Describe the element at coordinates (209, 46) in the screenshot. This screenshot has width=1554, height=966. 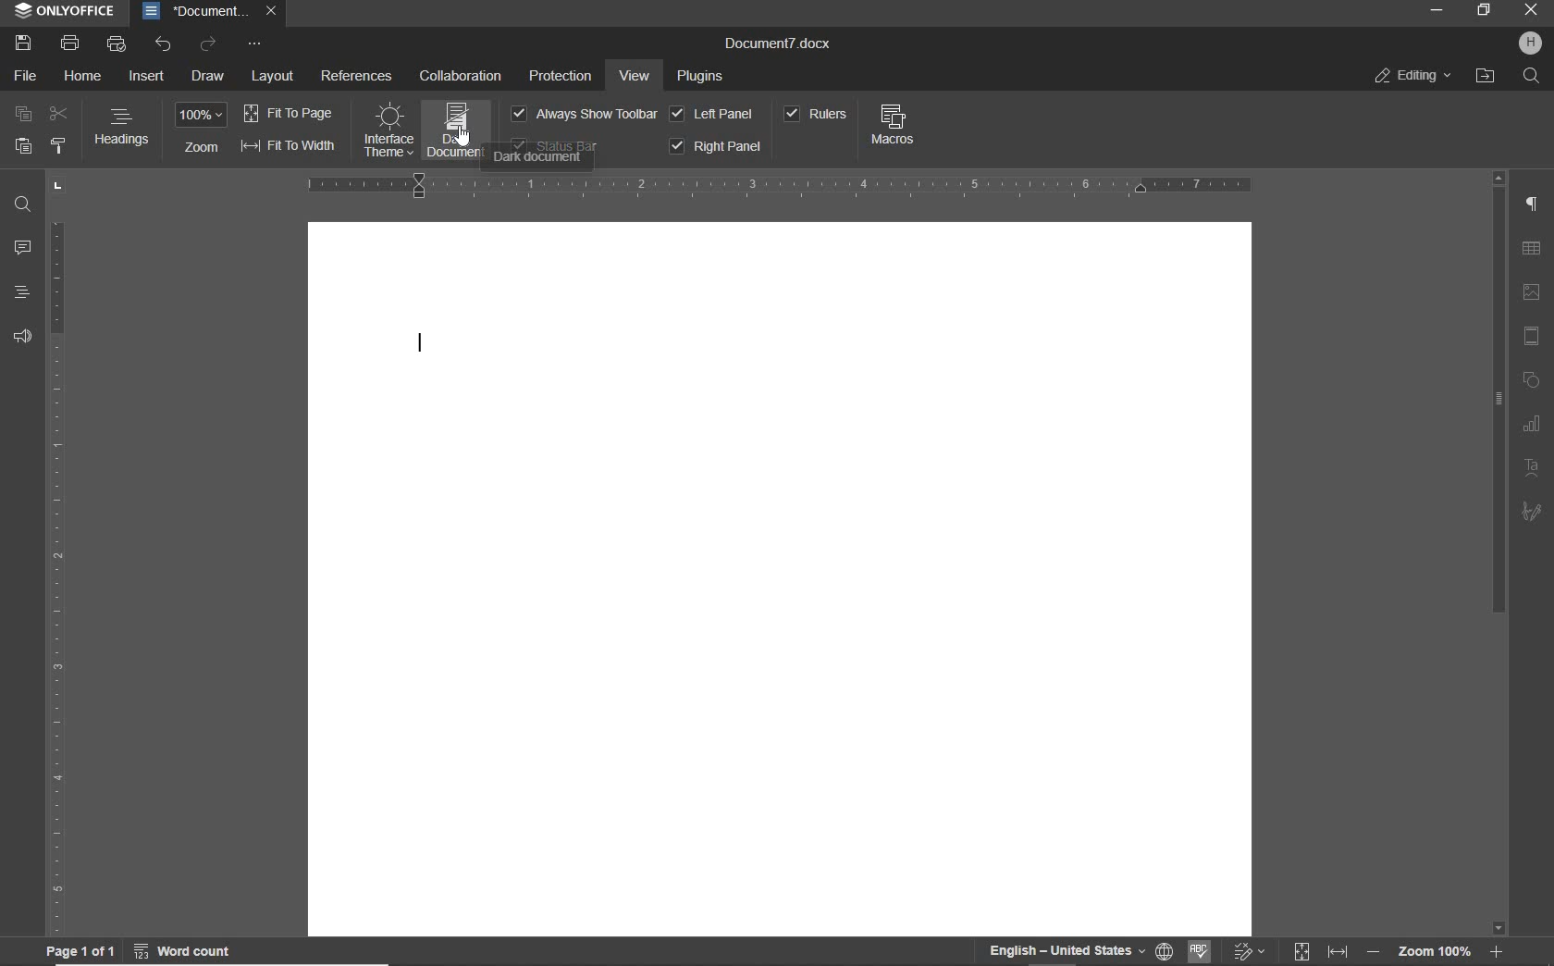
I see `REDO` at that location.